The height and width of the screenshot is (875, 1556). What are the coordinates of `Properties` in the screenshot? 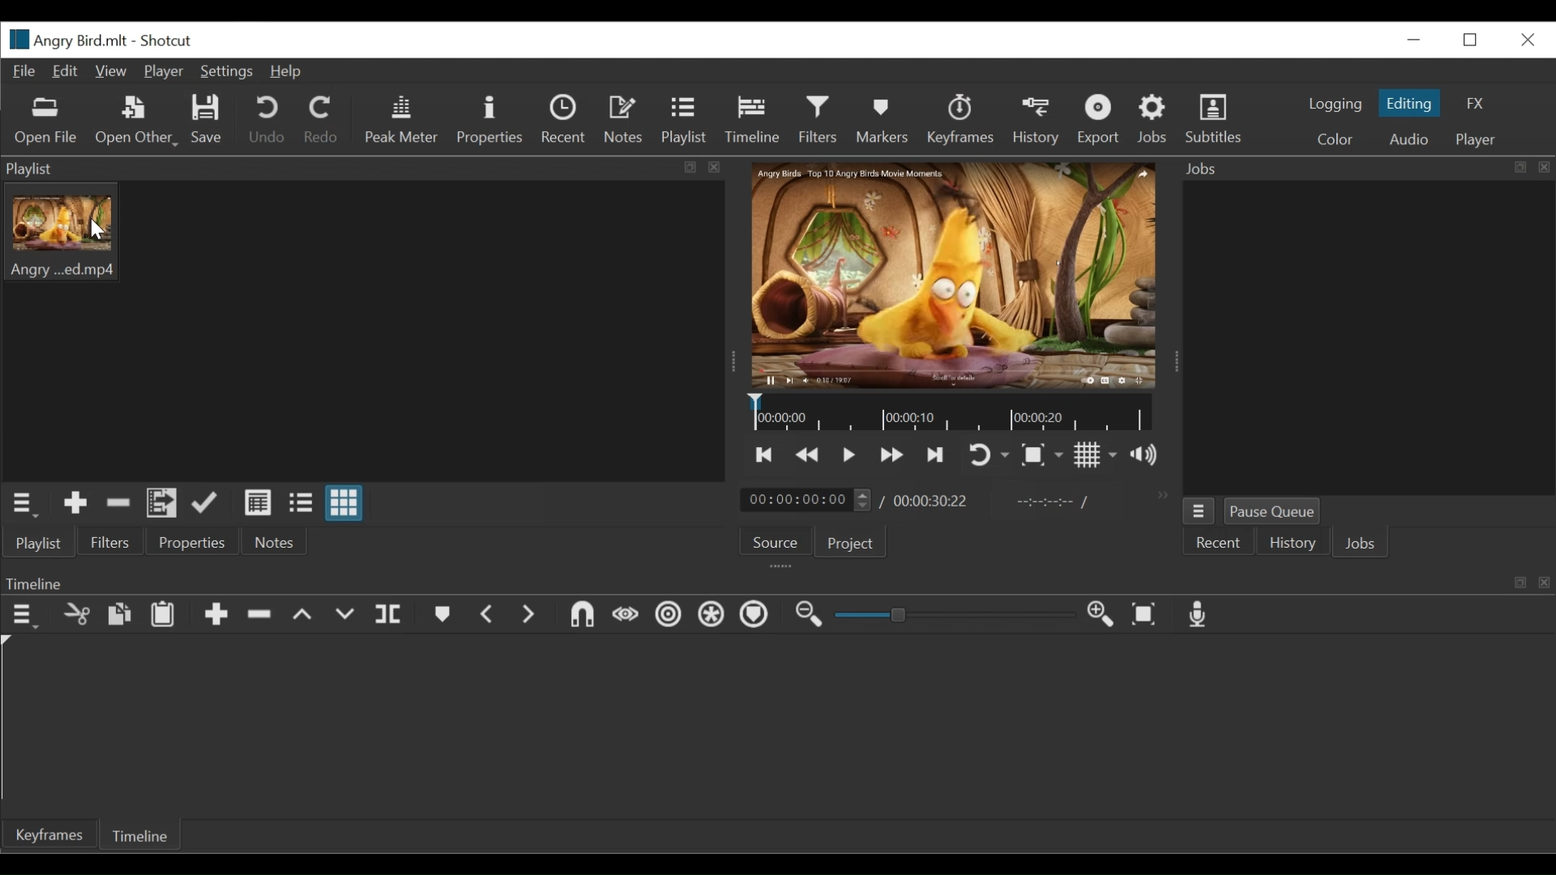 It's located at (489, 119).